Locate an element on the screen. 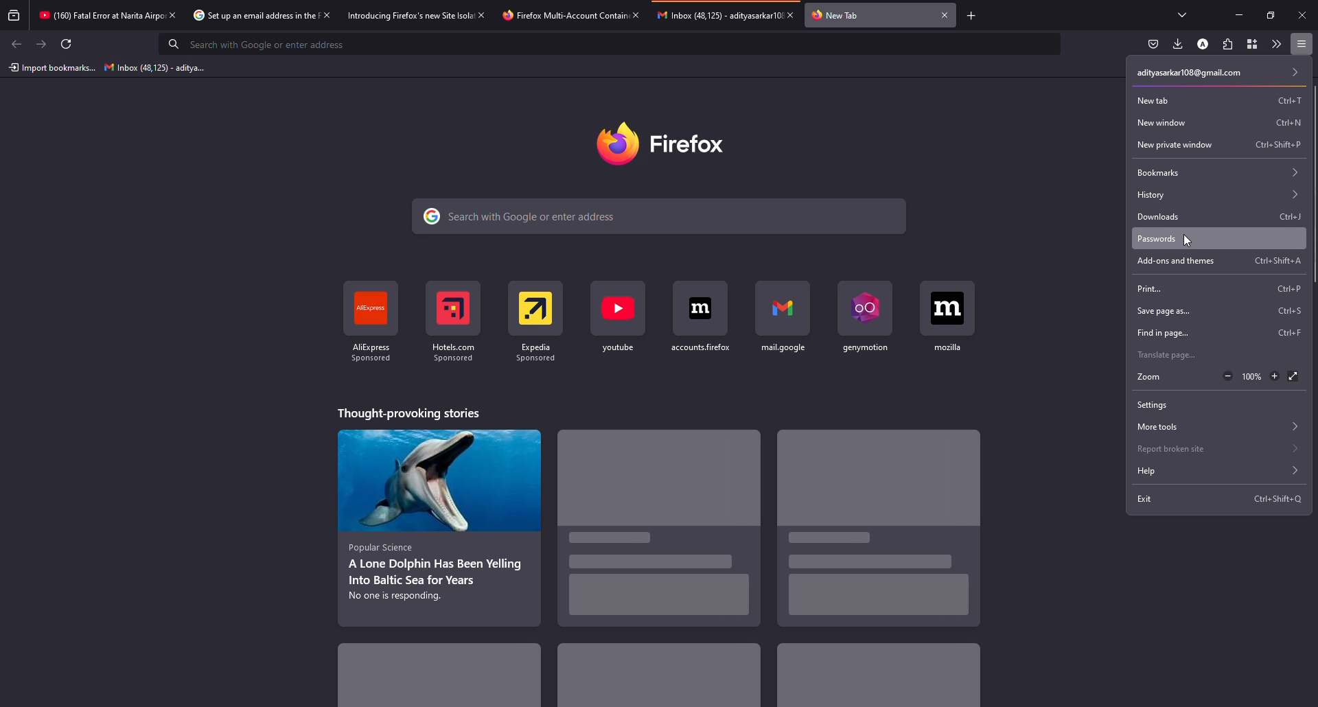 Image resolution: width=1318 pixels, height=707 pixels. view recent is located at coordinates (15, 16).